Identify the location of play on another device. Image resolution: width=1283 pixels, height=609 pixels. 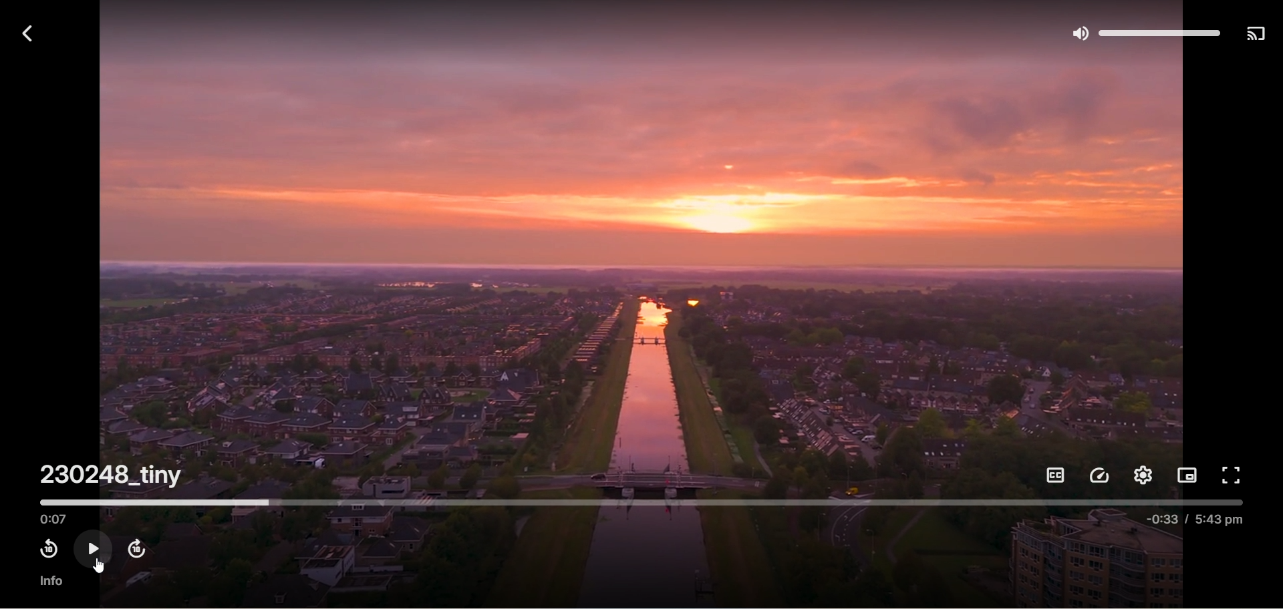
(1256, 32).